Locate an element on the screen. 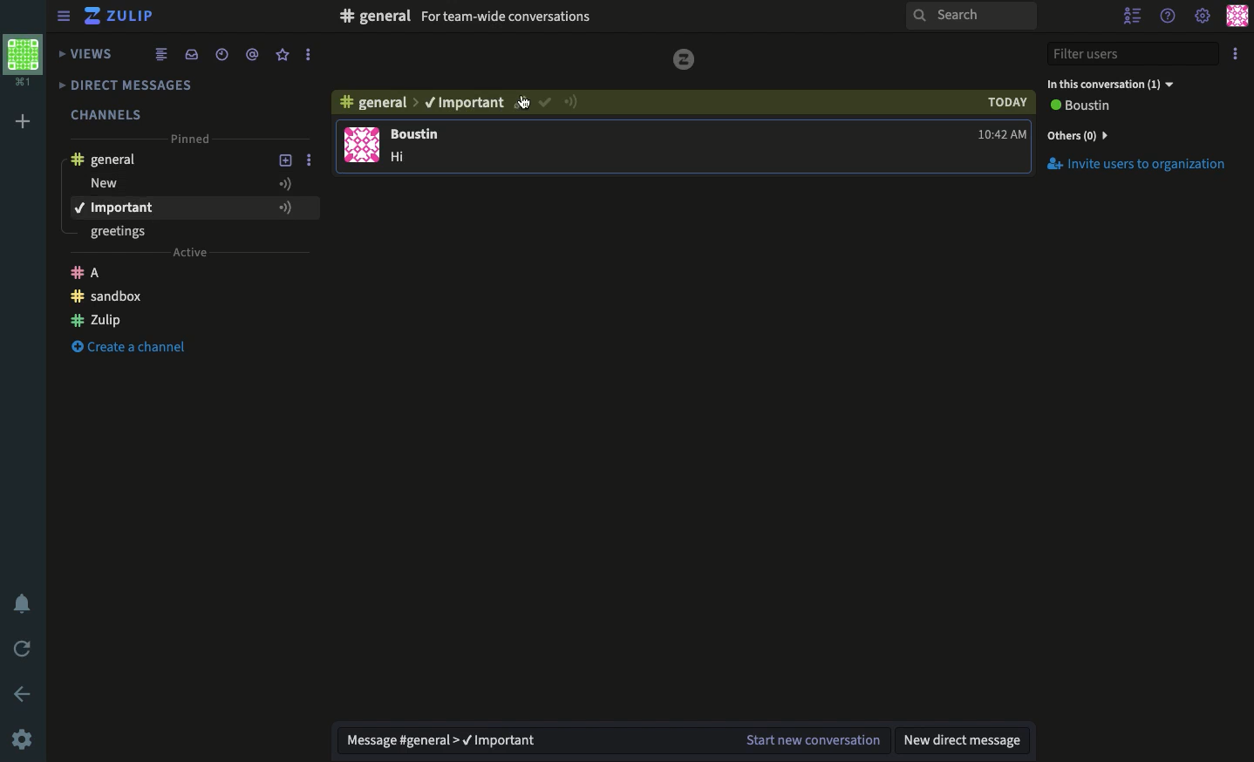  Favorite is located at coordinates (283, 55).